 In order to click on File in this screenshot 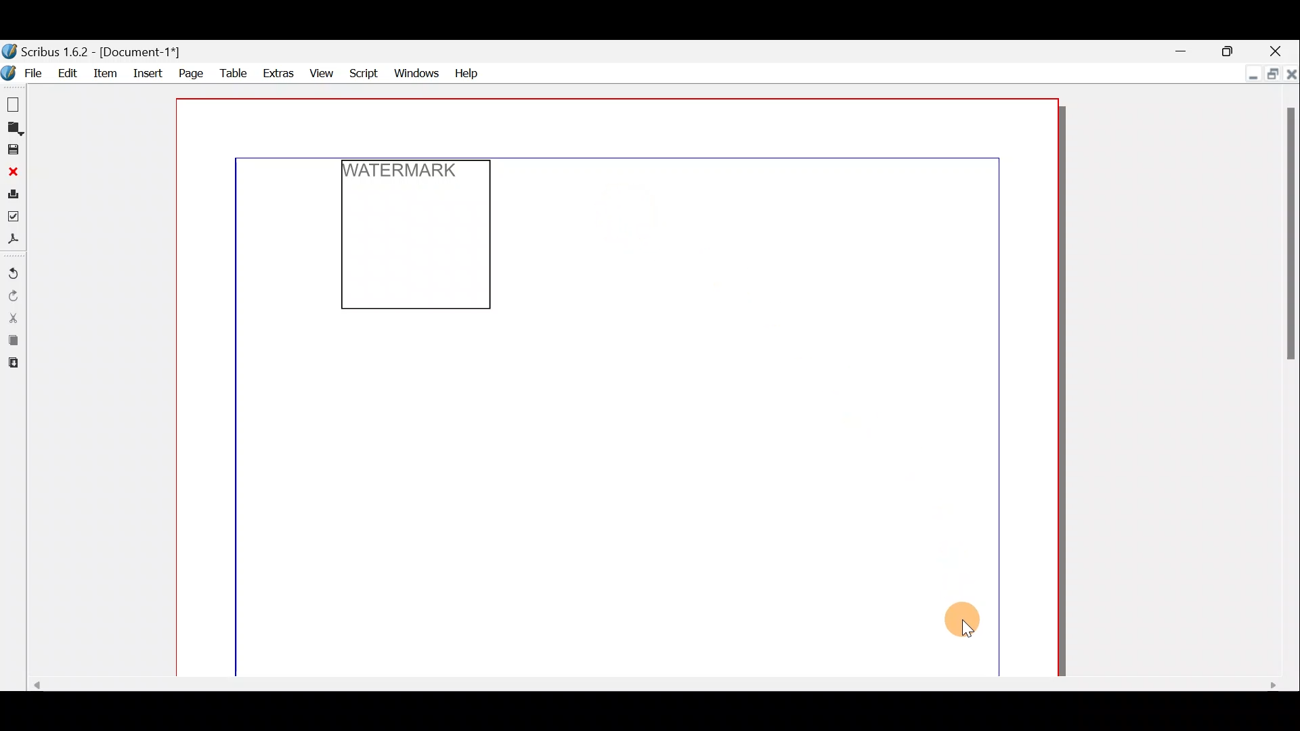, I will do `click(25, 72)`.